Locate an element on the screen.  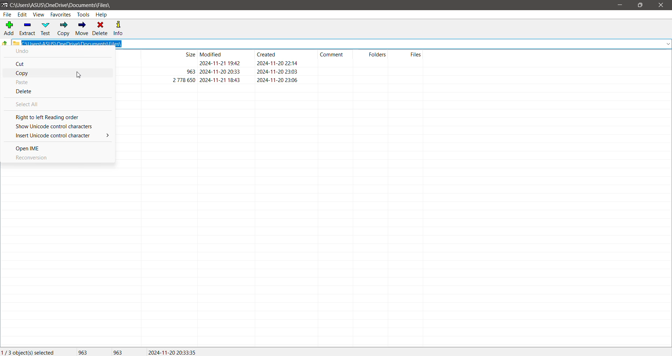
Move is located at coordinates (81, 29).